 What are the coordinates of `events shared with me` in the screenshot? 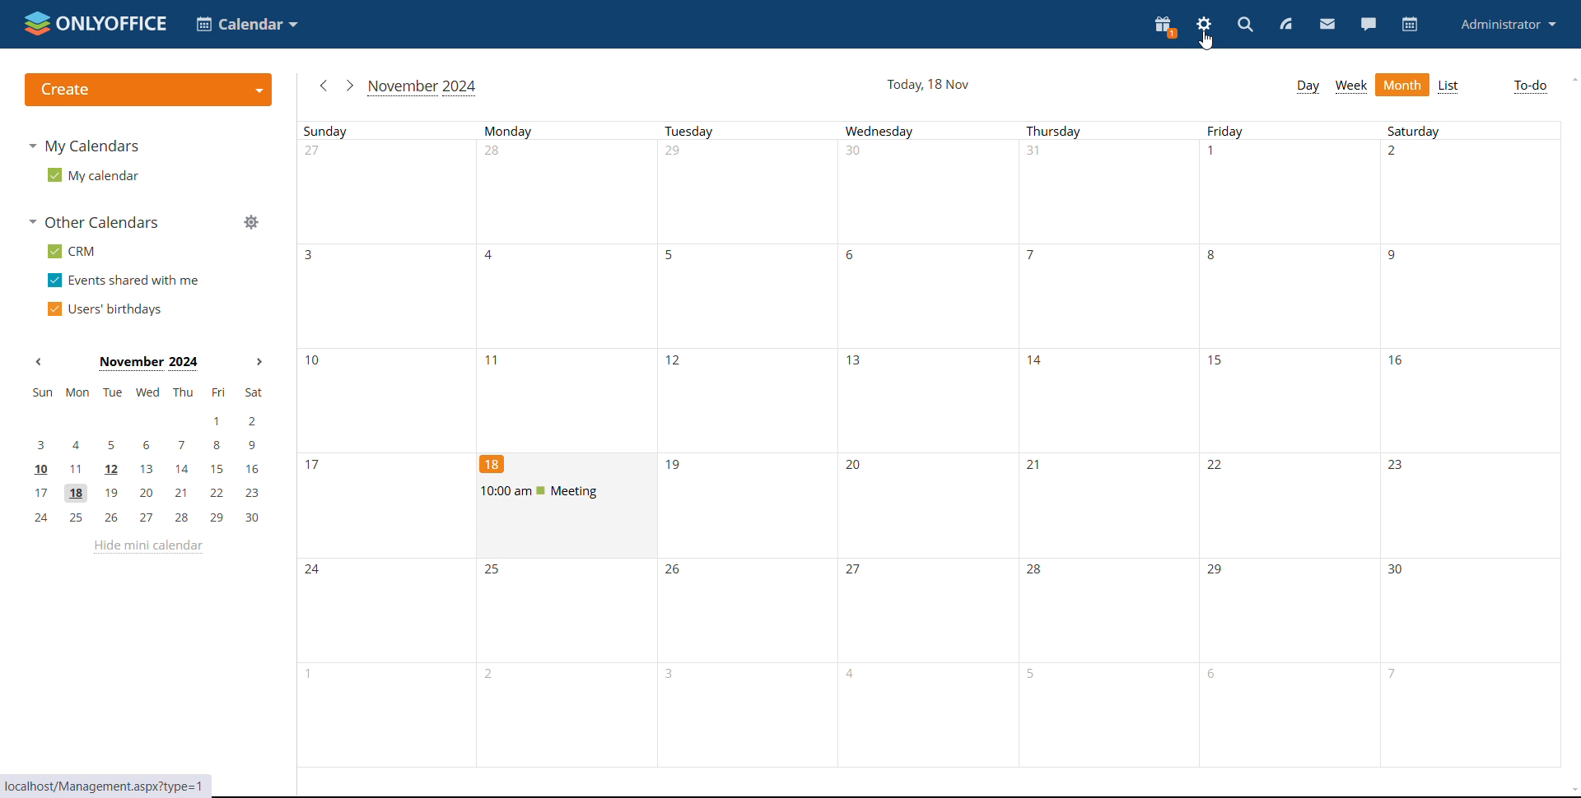 It's located at (125, 281).